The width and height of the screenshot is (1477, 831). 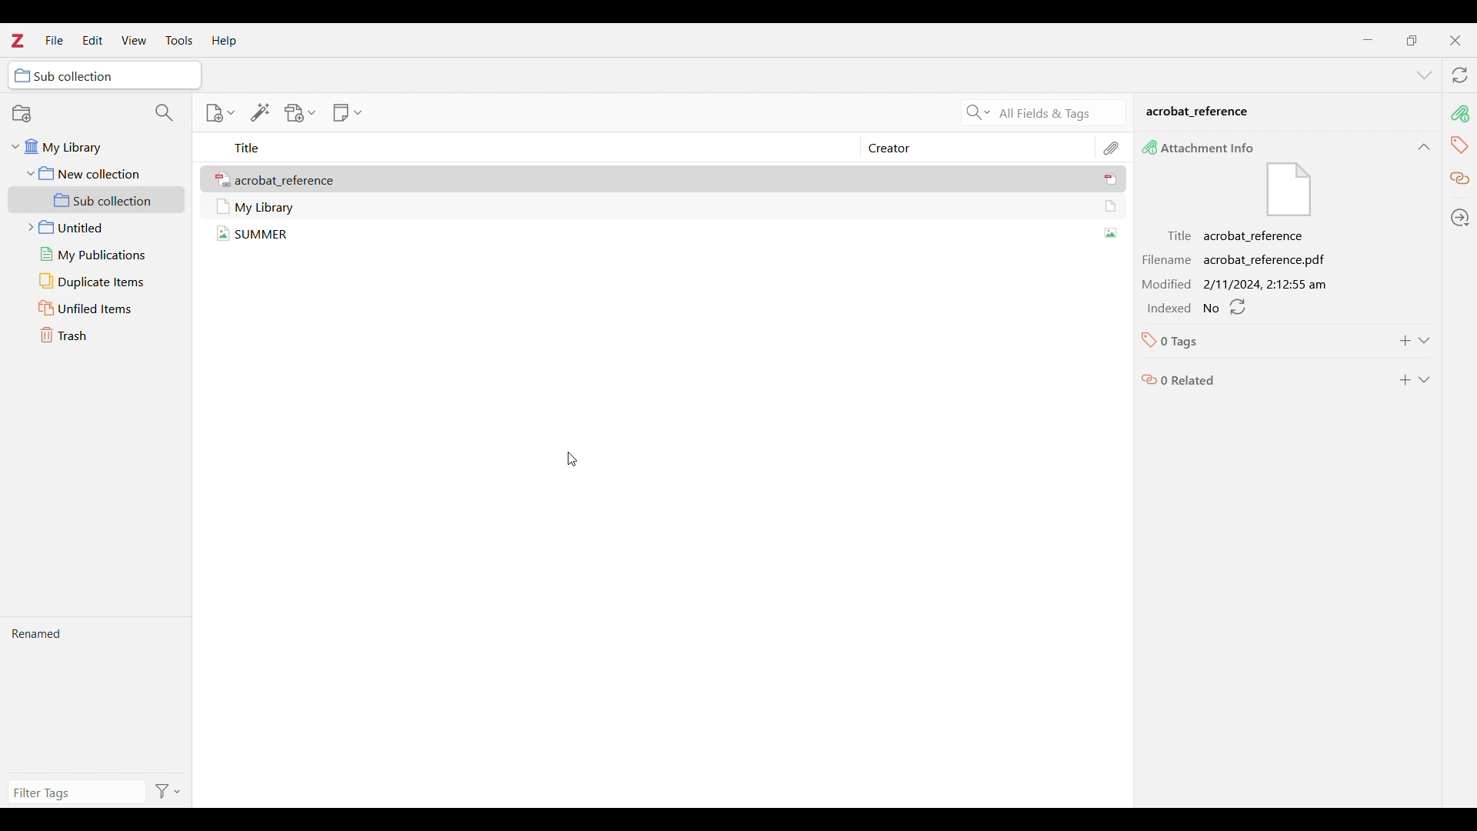 I want to click on Related, so click(x=1461, y=179).